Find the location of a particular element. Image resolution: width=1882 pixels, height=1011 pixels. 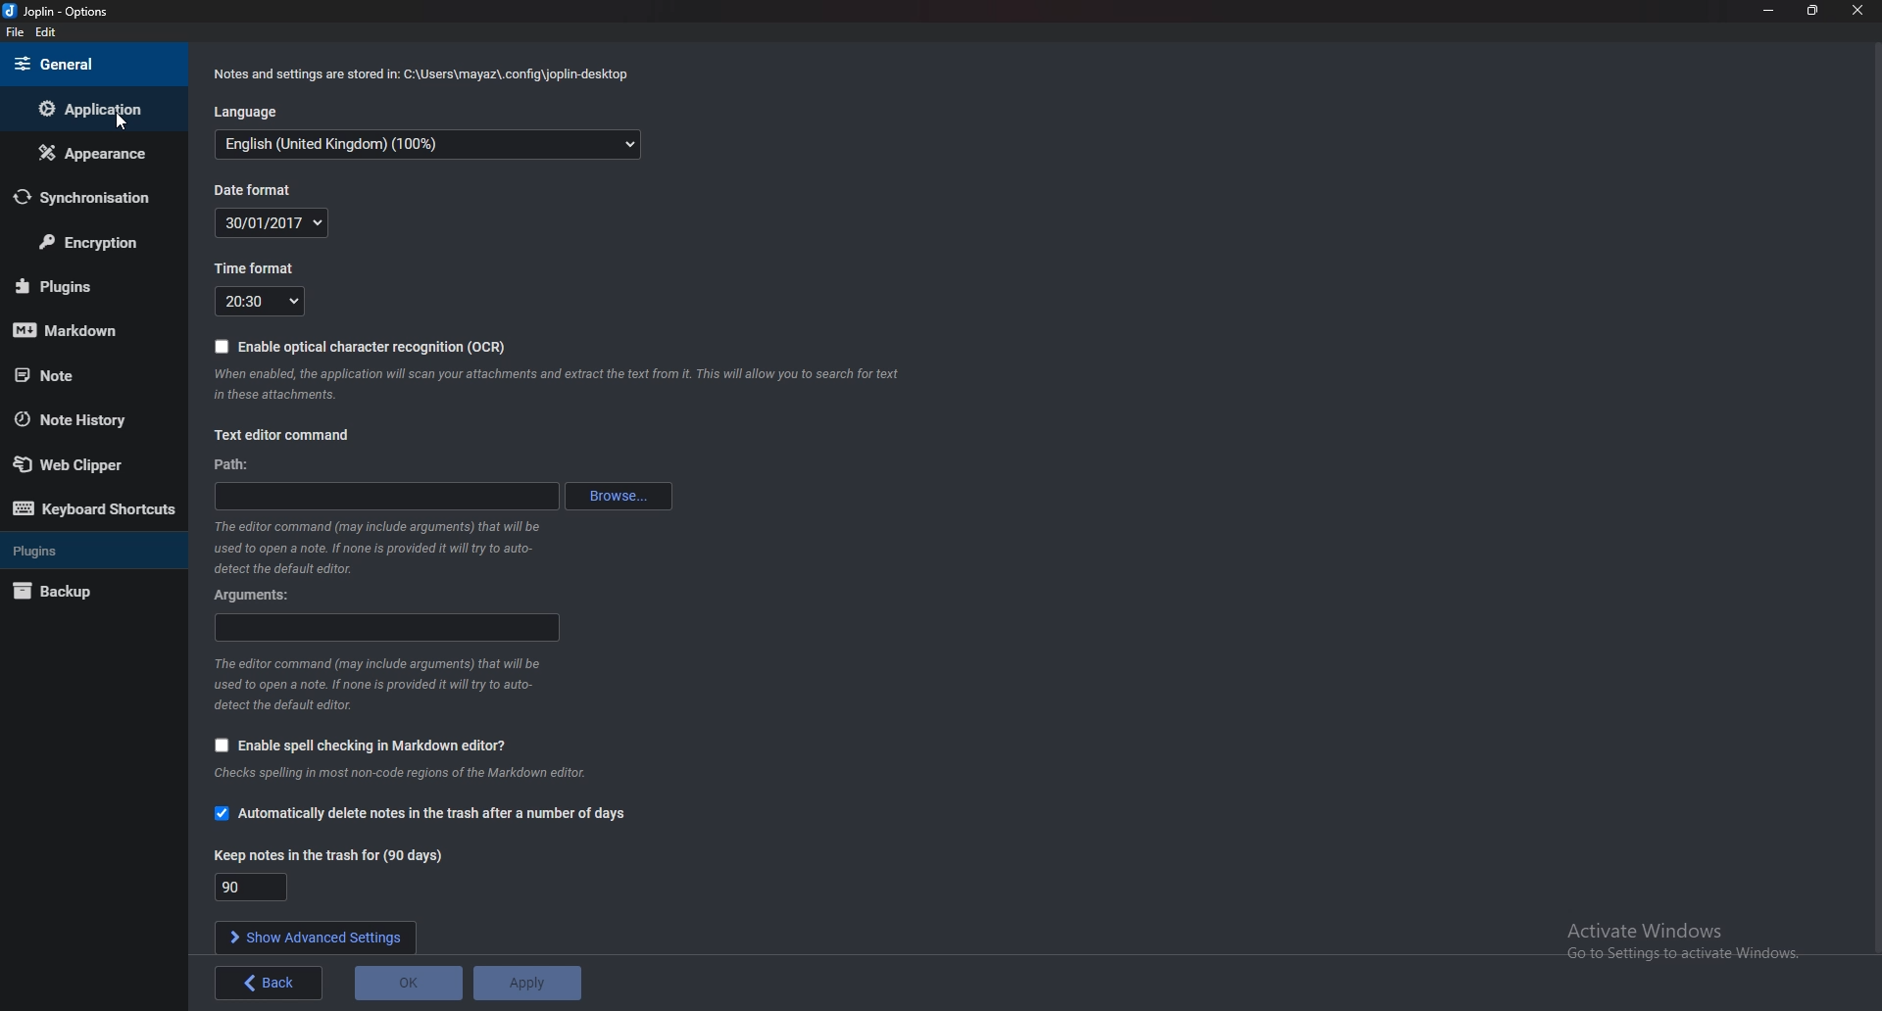

Enable spell checking is located at coordinates (375, 745).